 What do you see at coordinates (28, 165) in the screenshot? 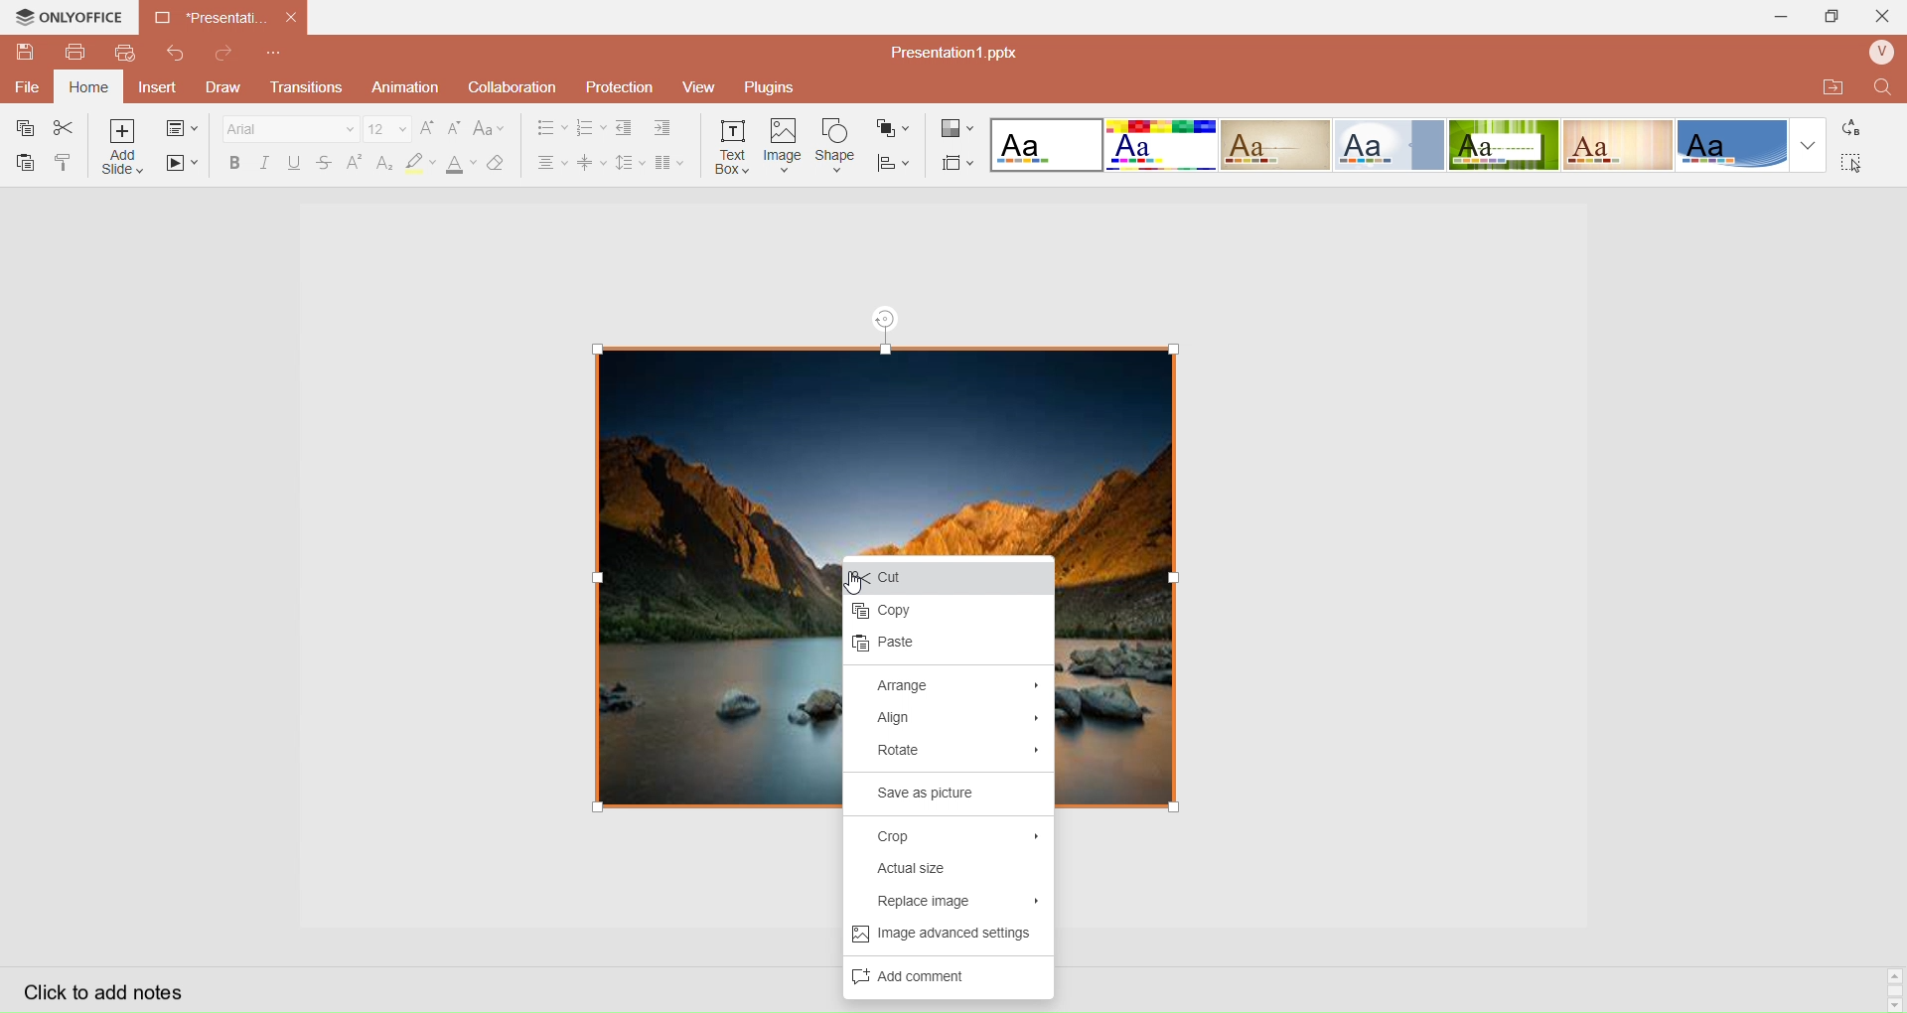
I see `Paste` at bounding box center [28, 165].